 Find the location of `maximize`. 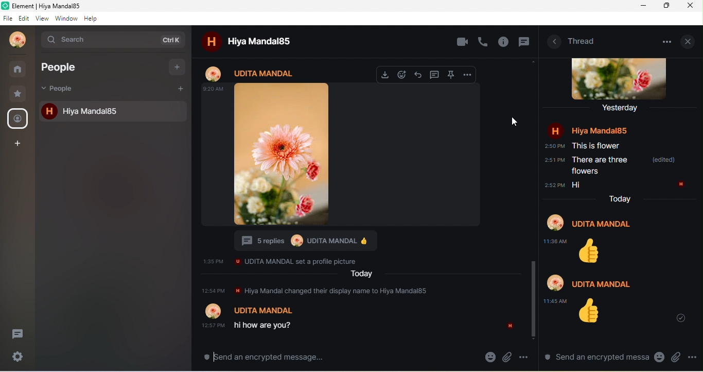

maximize is located at coordinates (664, 6).